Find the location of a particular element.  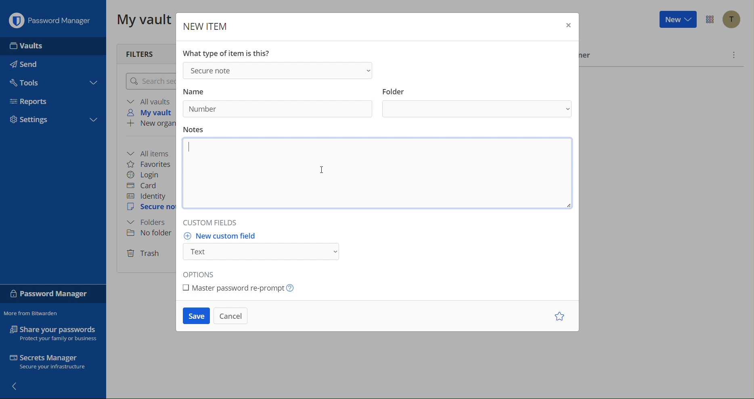

Owner is located at coordinates (588, 57).